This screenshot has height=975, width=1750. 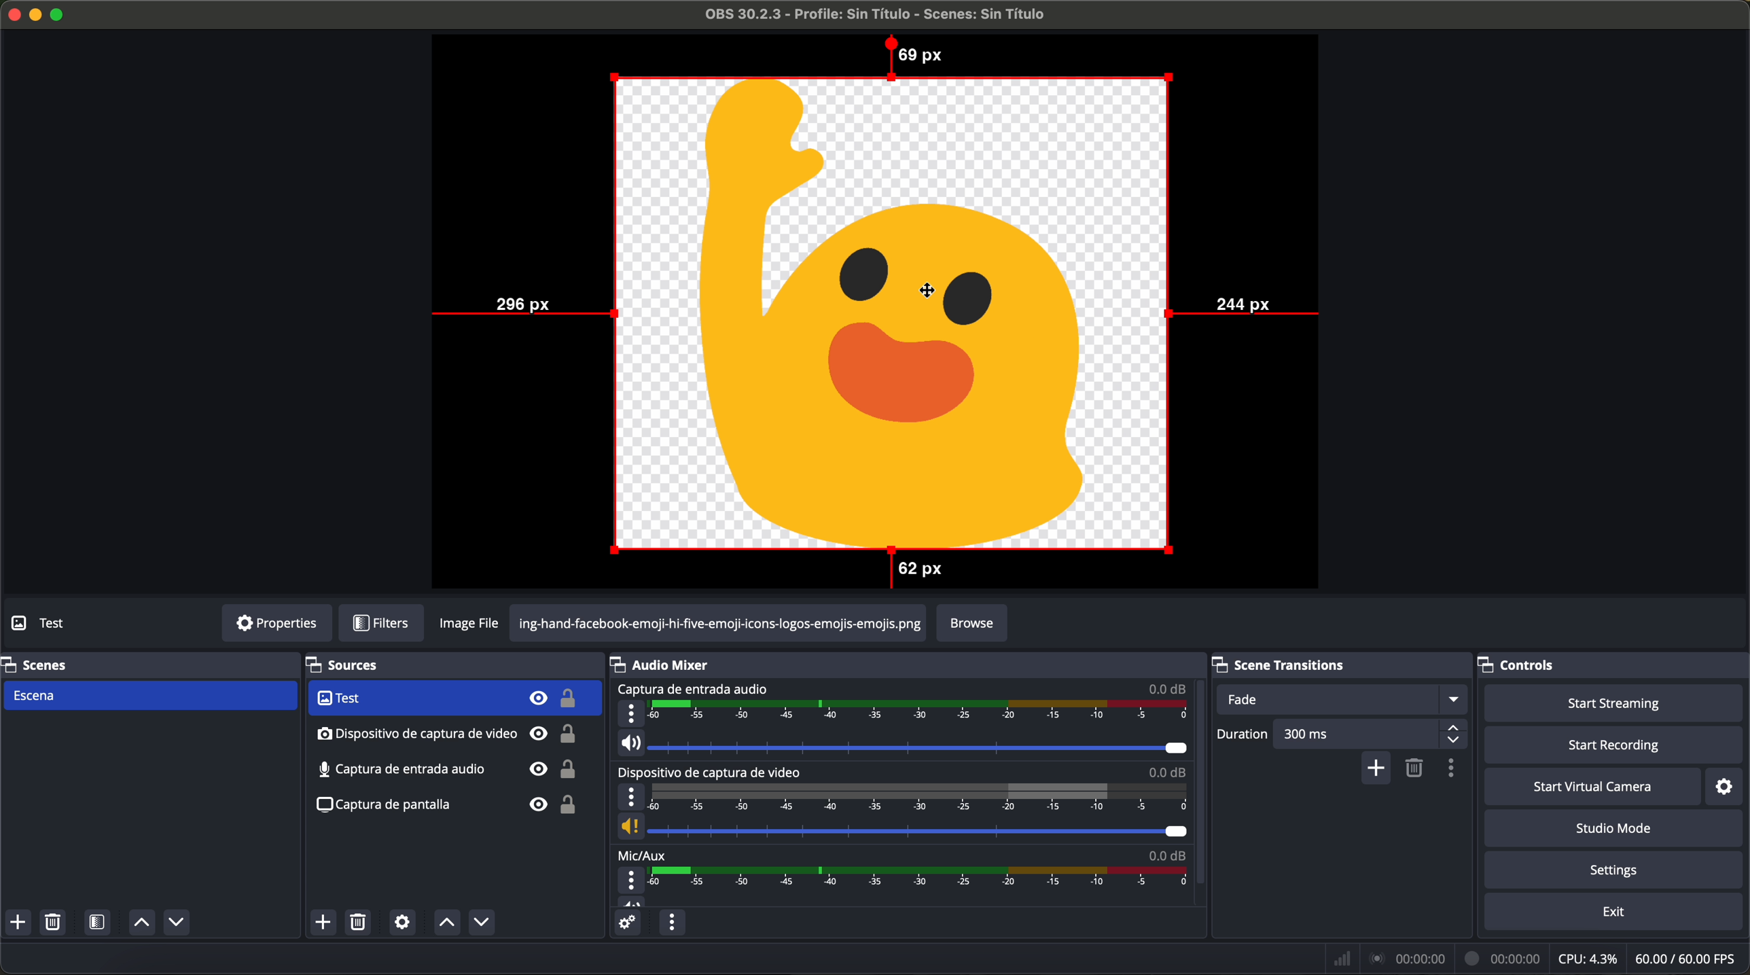 What do you see at coordinates (36, 14) in the screenshot?
I see `minimize program` at bounding box center [36, 14].